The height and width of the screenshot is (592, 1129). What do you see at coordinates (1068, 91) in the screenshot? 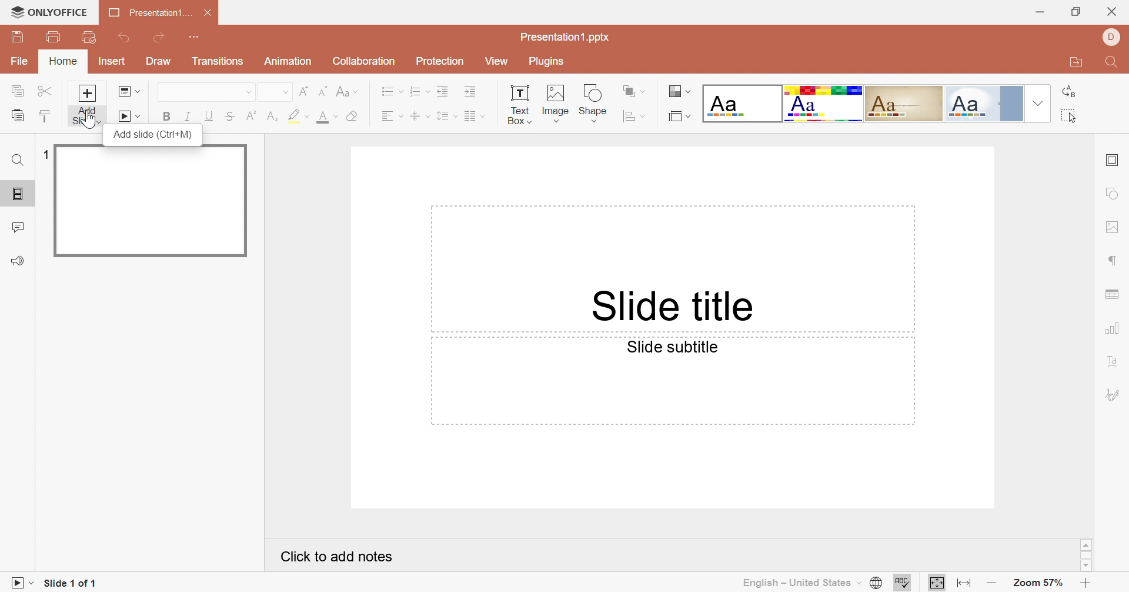
I see `Replace` at bounding box center [1068, 91].